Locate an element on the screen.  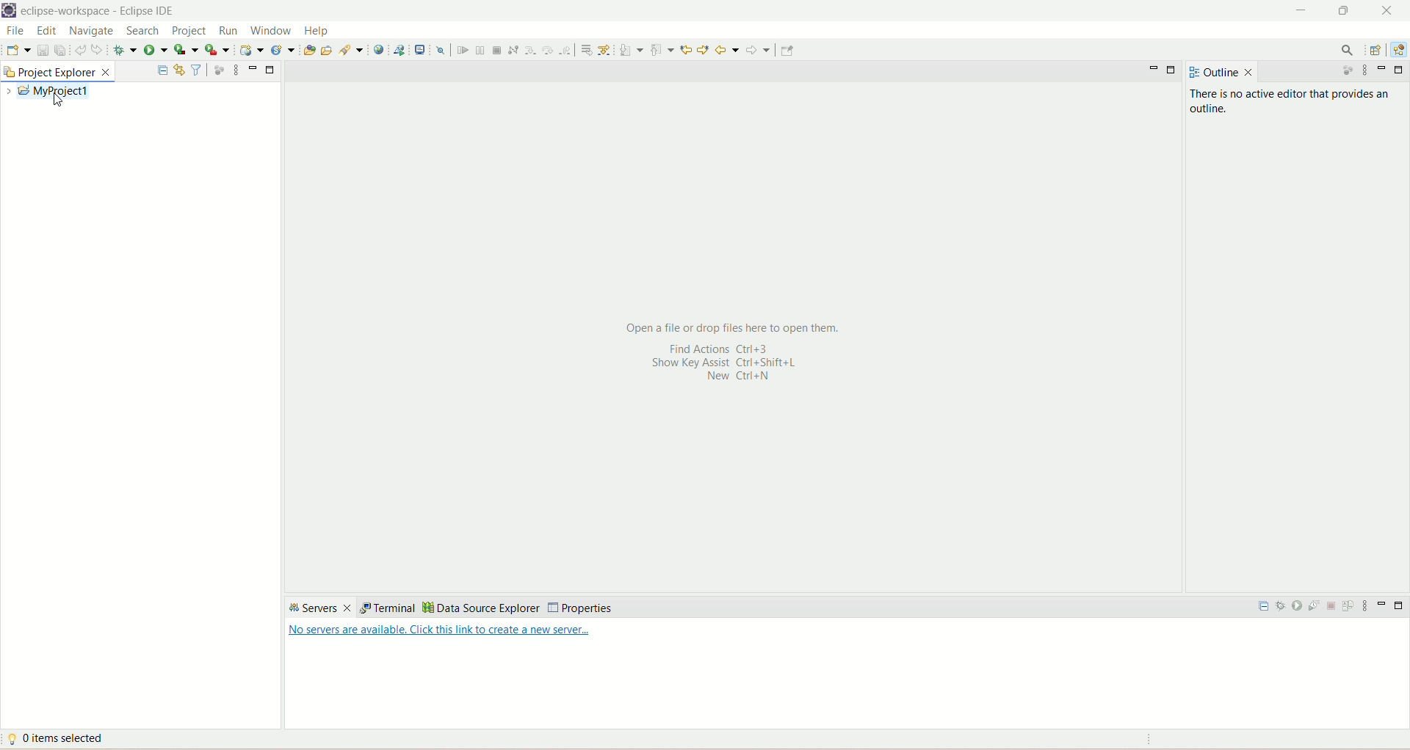
minimize is located at coordinates (1151, 69).